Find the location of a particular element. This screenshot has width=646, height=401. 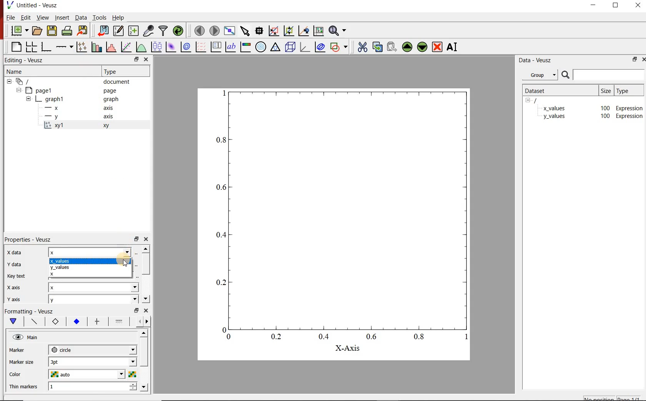

click to reset graph axes is located at coordinates (318, 31).